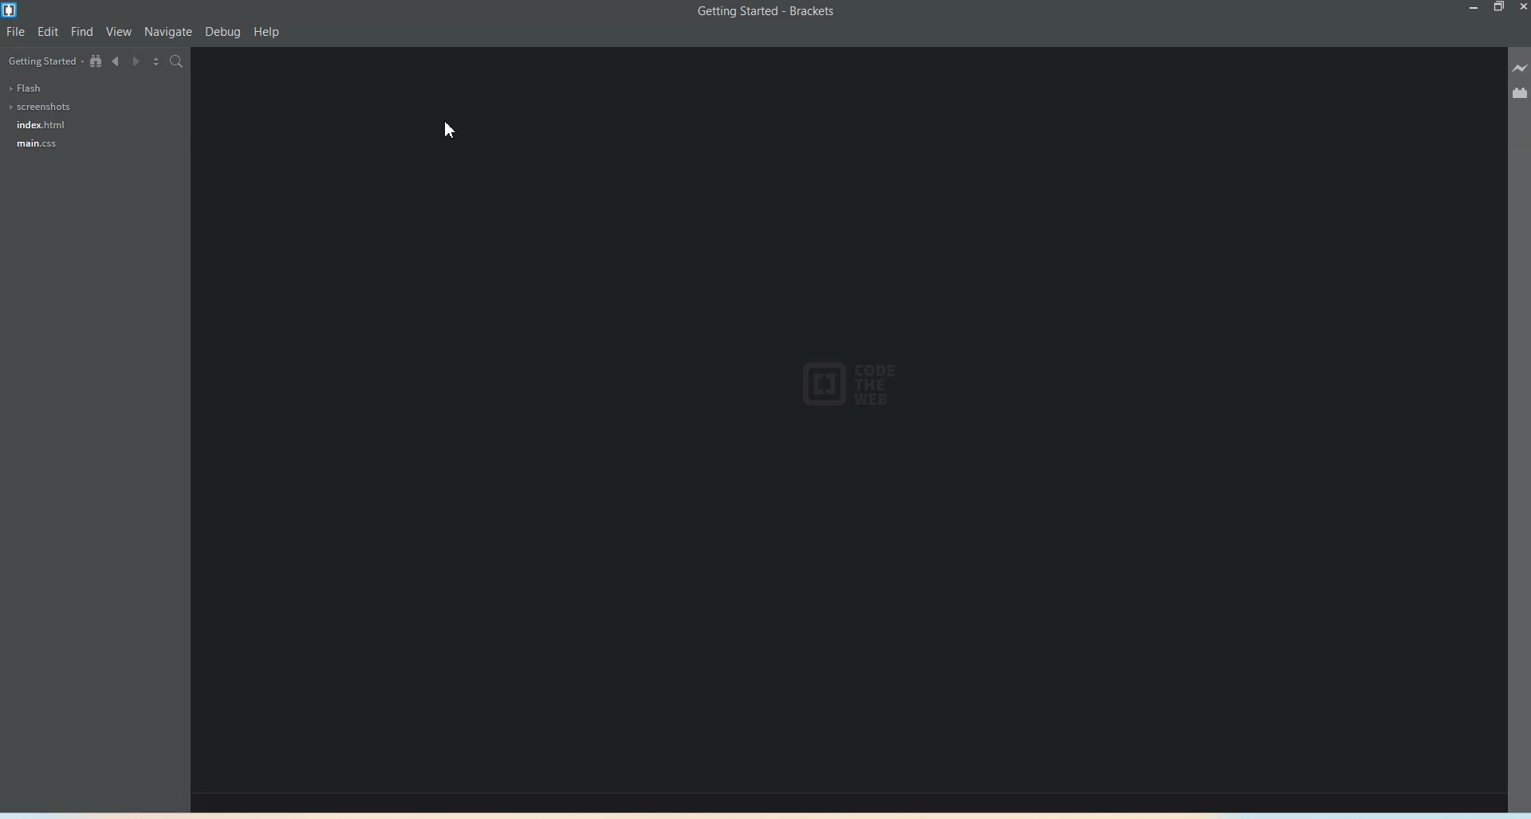  What do you see at coordinates (764, 10) in the screenshot?
I see `GettingStarted-brackets` at bounding box center [764, 10].